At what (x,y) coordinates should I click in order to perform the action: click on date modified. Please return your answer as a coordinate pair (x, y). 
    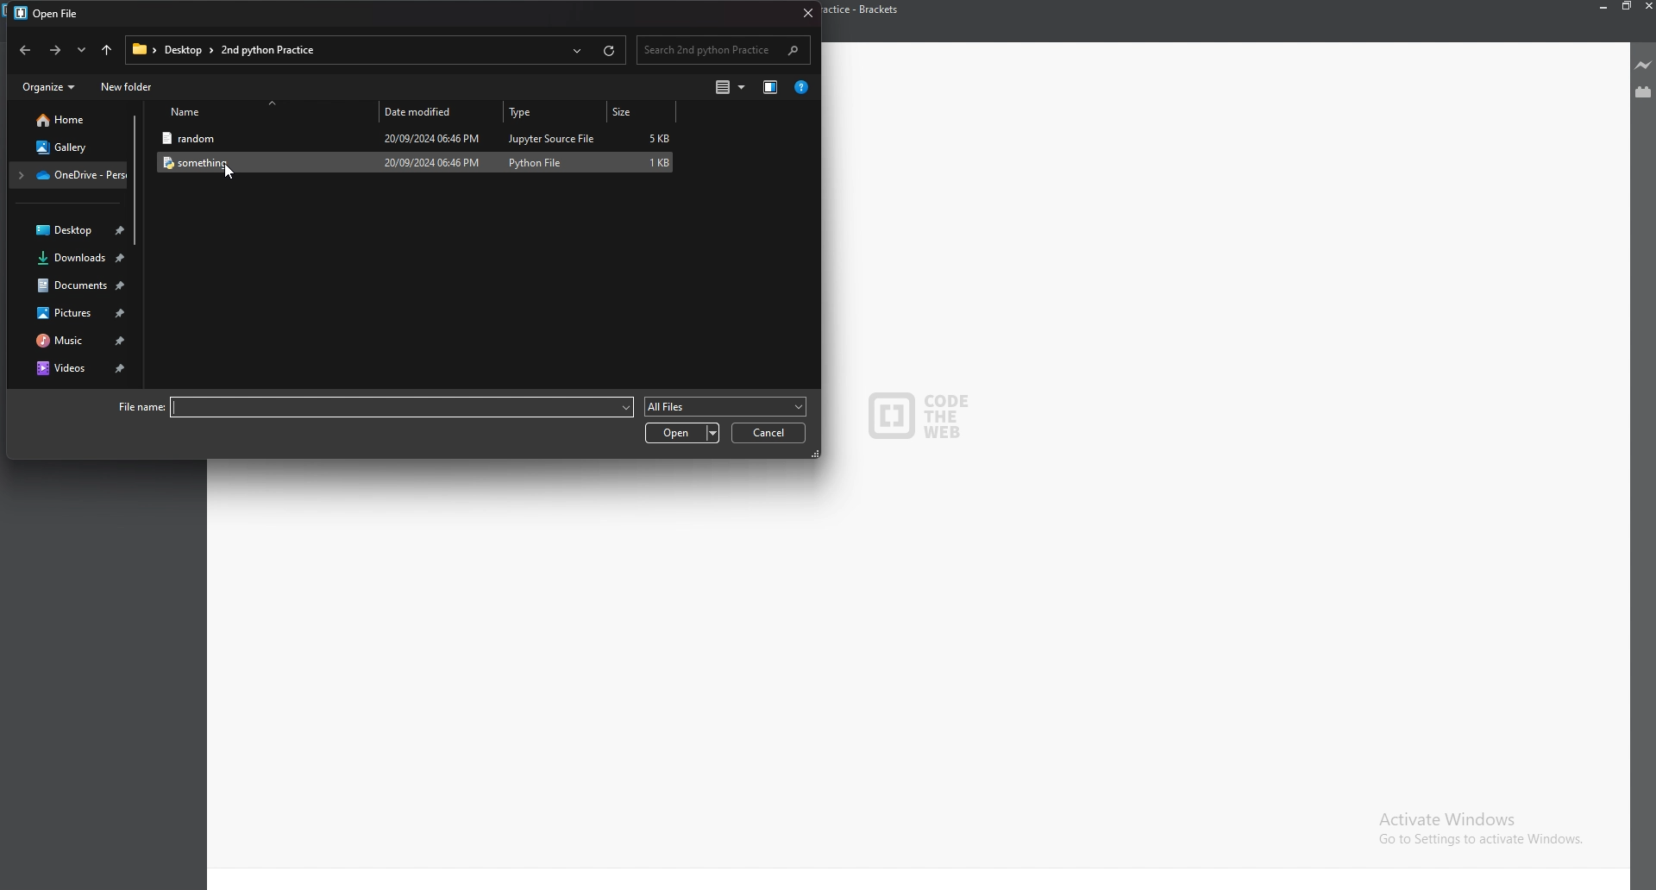
    Looking at the image, I should click on (436, 110).